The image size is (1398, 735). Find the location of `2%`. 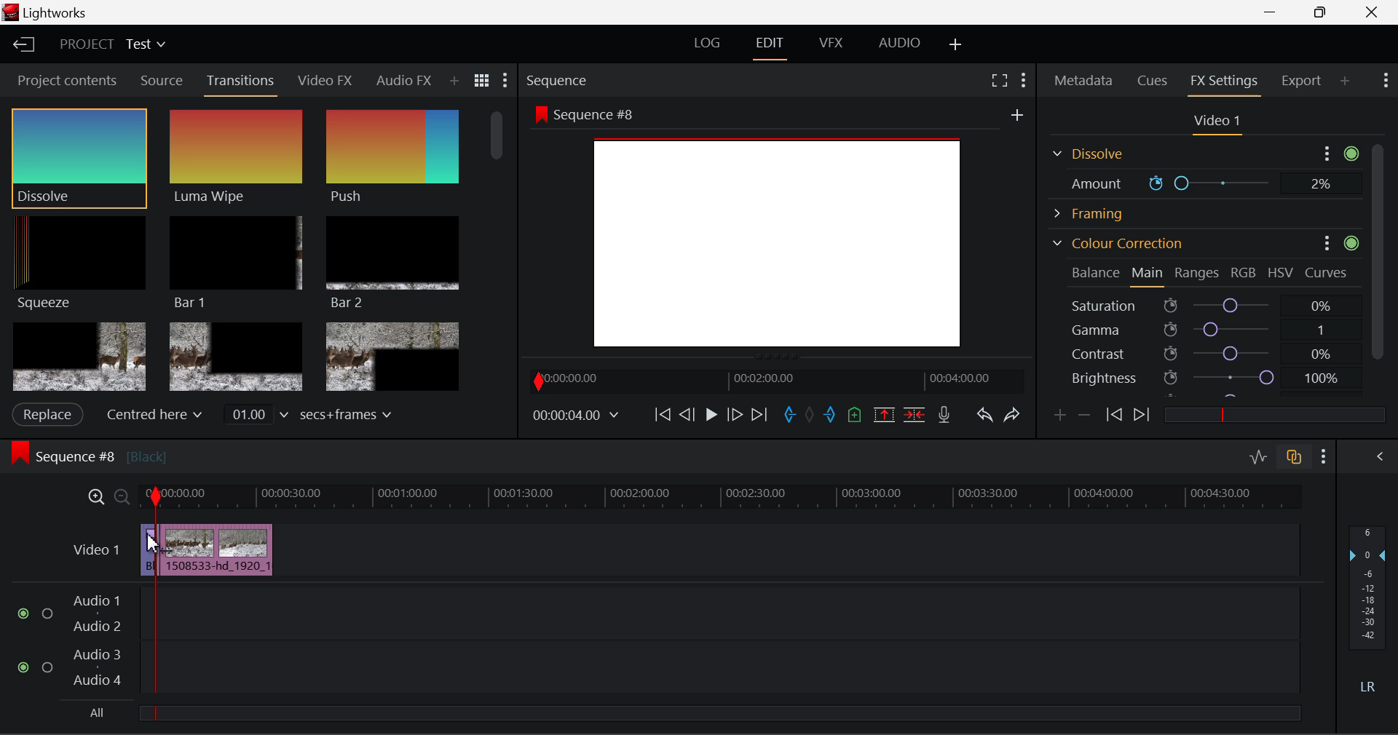

2% is located at coordinates (1321, 183).